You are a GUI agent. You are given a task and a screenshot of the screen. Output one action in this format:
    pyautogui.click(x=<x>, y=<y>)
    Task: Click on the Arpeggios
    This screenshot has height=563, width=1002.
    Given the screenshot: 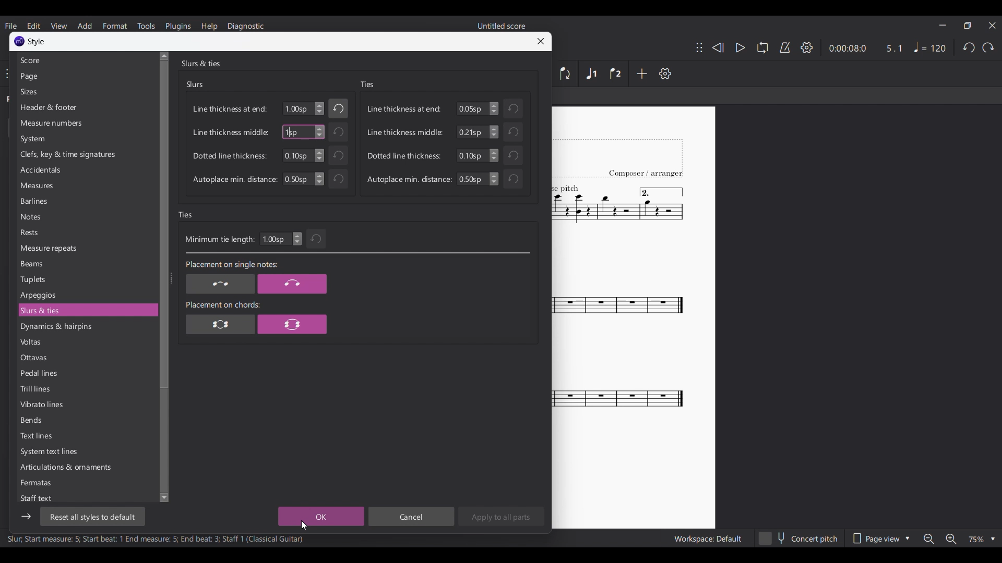 What is the action you would take?
    pyautogui.click(x=86, y=295)
    